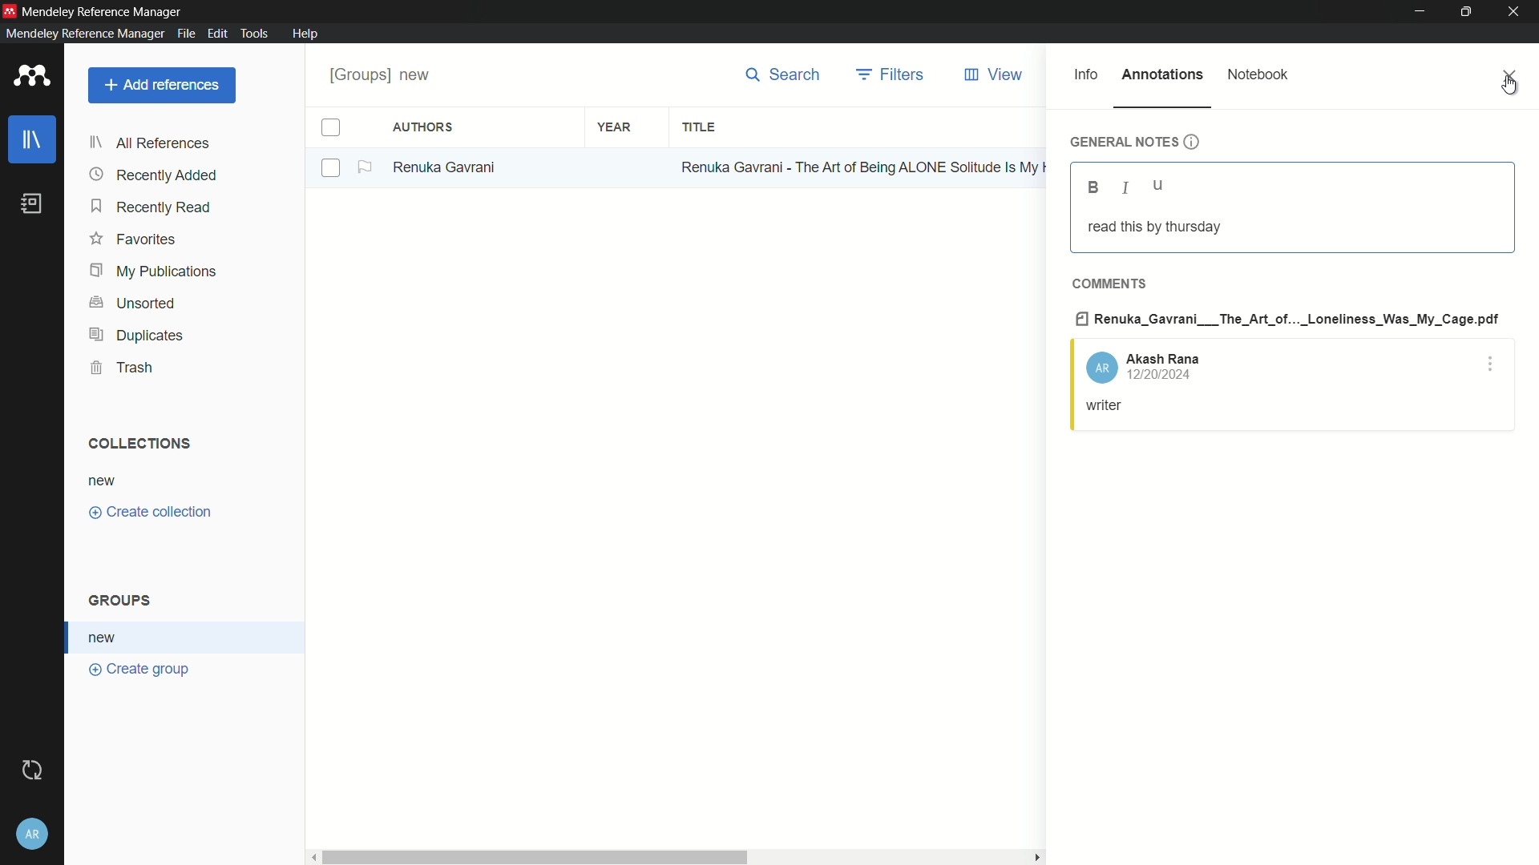  What do you see at coordinates (891, 74) in the screenshot?
I see `filters` at bounding box center [891, 74].